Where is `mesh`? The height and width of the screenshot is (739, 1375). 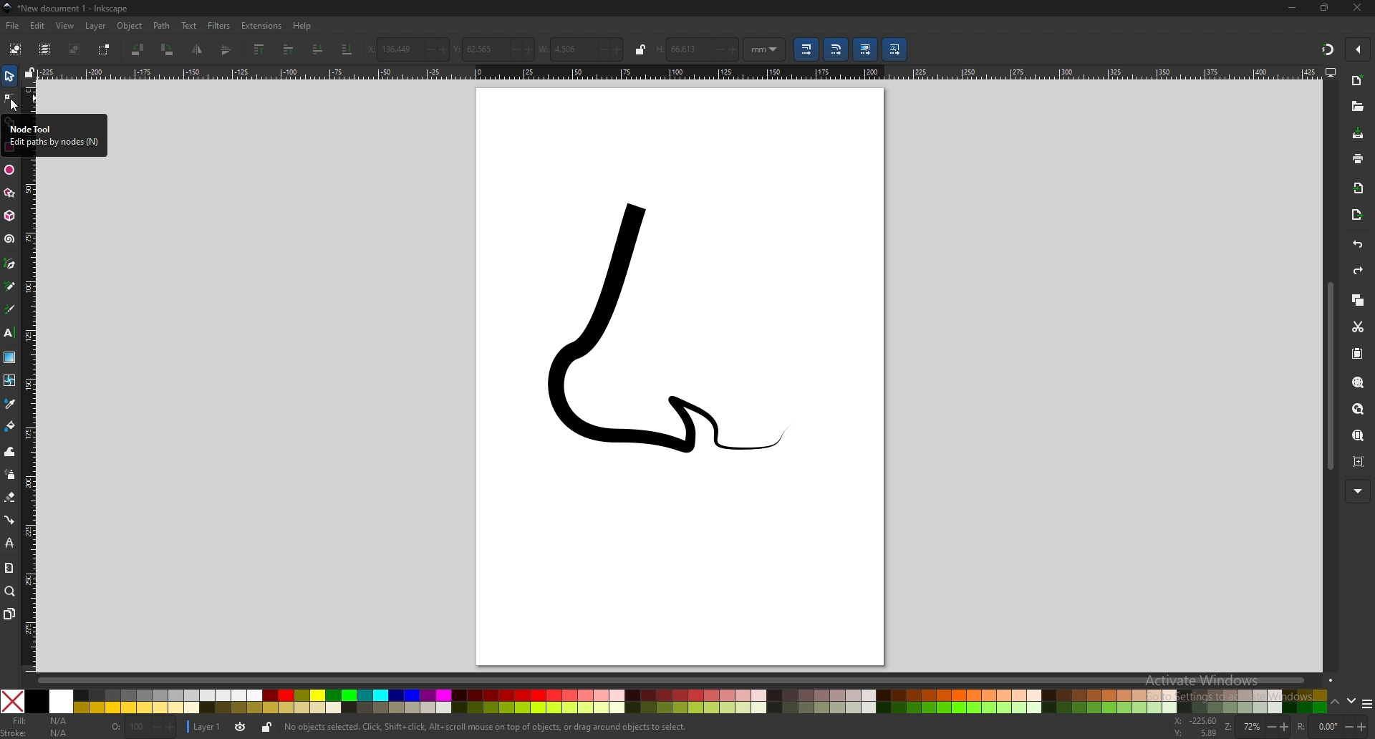
mesh is located at coordinates (9, 380).